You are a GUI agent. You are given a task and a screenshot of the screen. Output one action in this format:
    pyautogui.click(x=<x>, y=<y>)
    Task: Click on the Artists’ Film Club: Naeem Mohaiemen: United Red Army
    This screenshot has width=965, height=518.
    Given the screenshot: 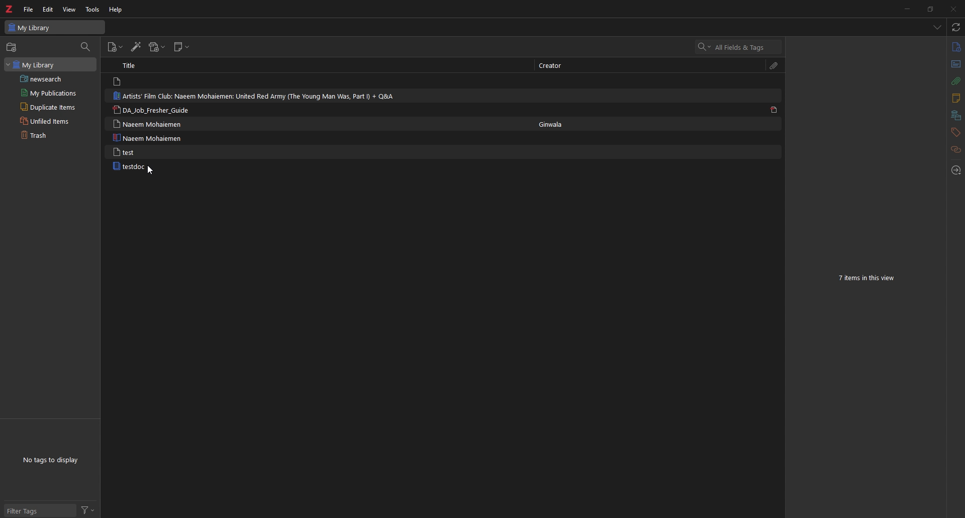 What is the action you would take?
    pyautogui.click(x=261, y=96)
    